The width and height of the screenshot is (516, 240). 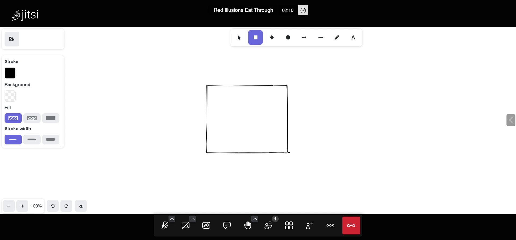 What do you see at coordinates (10, 73) in the screenshot?
I see `stroke color` at bounding box center [10, 73].